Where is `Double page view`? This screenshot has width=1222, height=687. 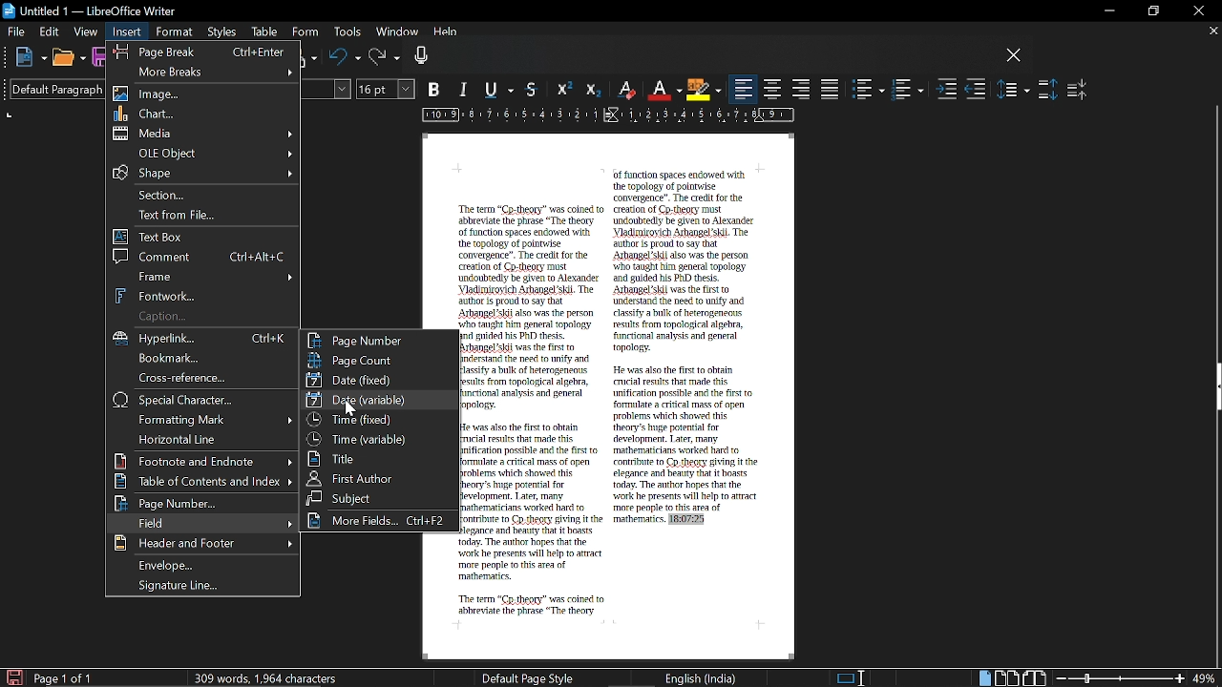 Double page view is located at coordinates (1008, 677).